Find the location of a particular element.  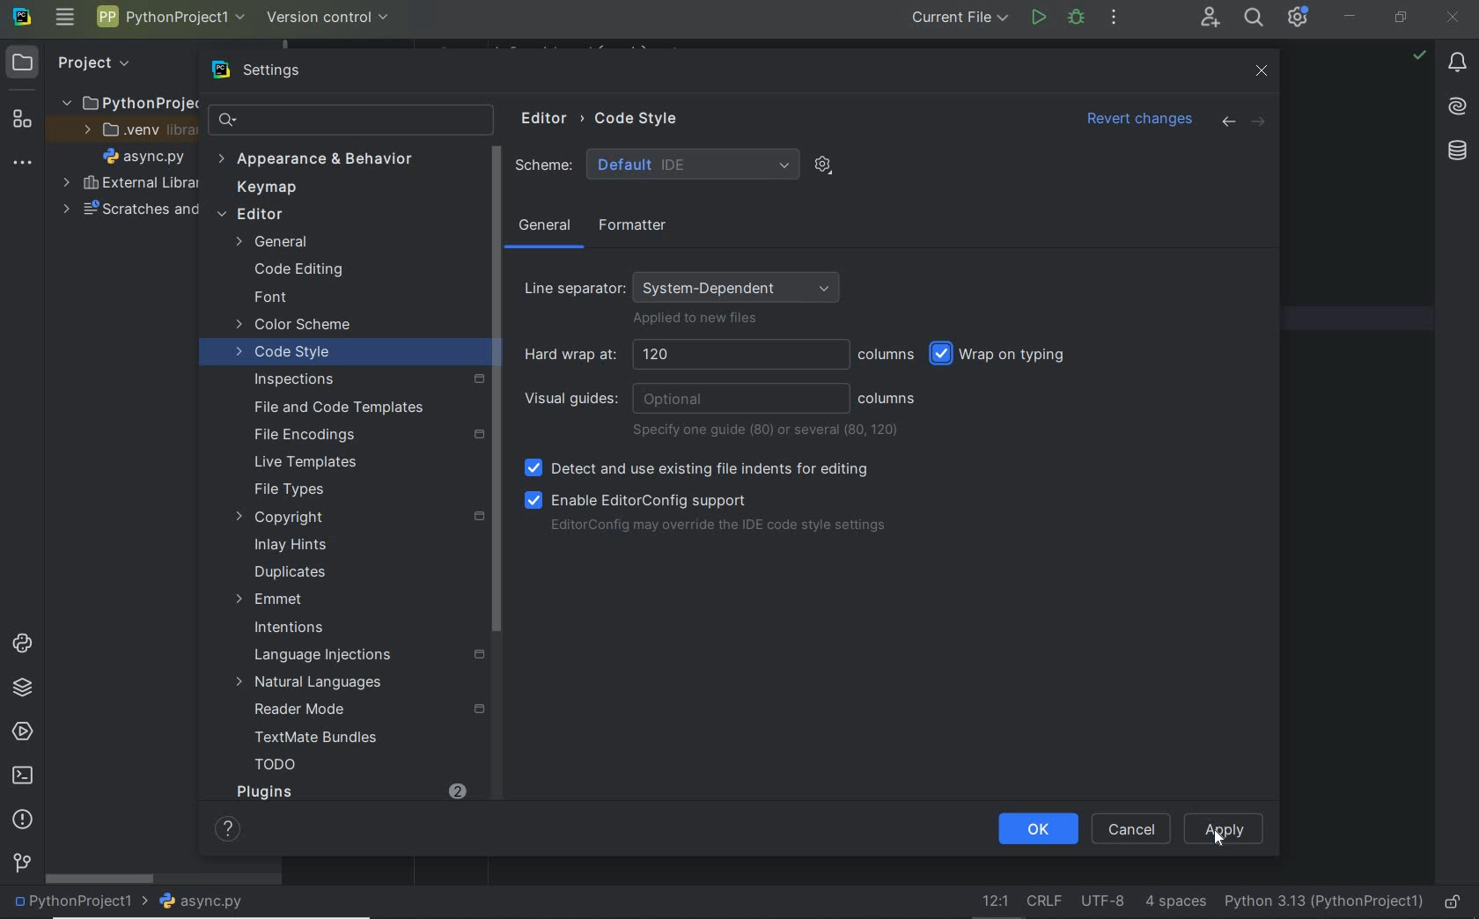

Scheme is located at coordinates (657, 165).